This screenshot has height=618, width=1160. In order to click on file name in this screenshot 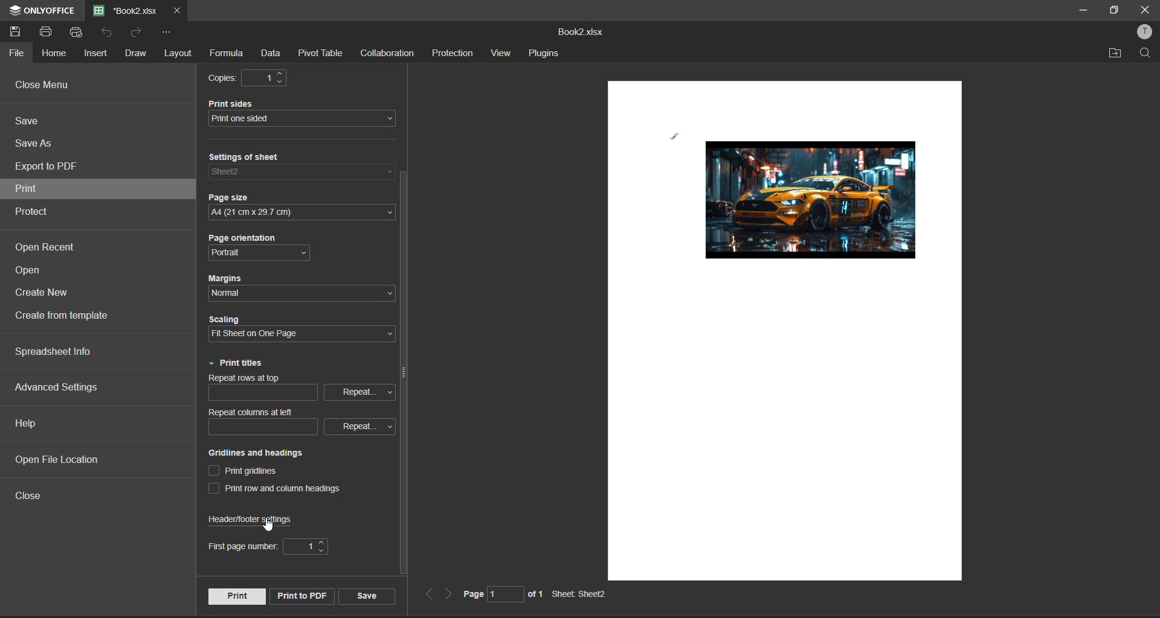, I will do `click(126, 11)`.